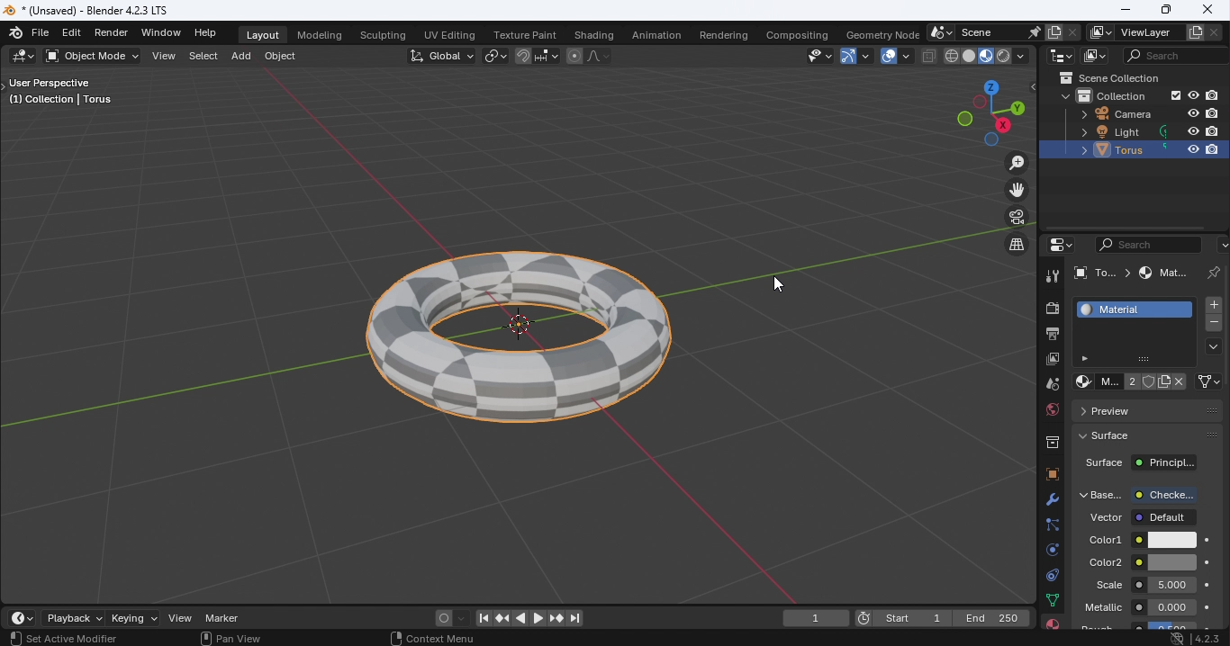 The height and width of the screenshot is (646, 1230). I want to click on Constraints, so click(1052, 573).